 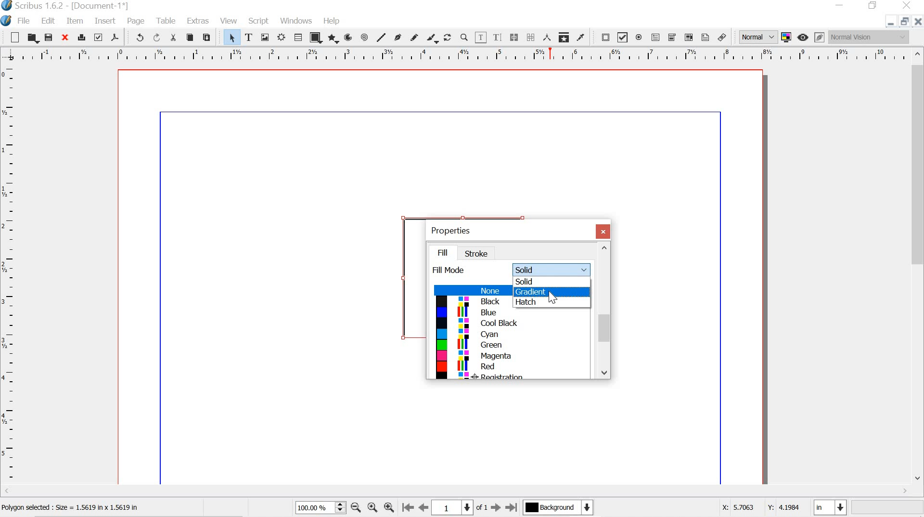 I want to click on table, so click(x=167, y=21).